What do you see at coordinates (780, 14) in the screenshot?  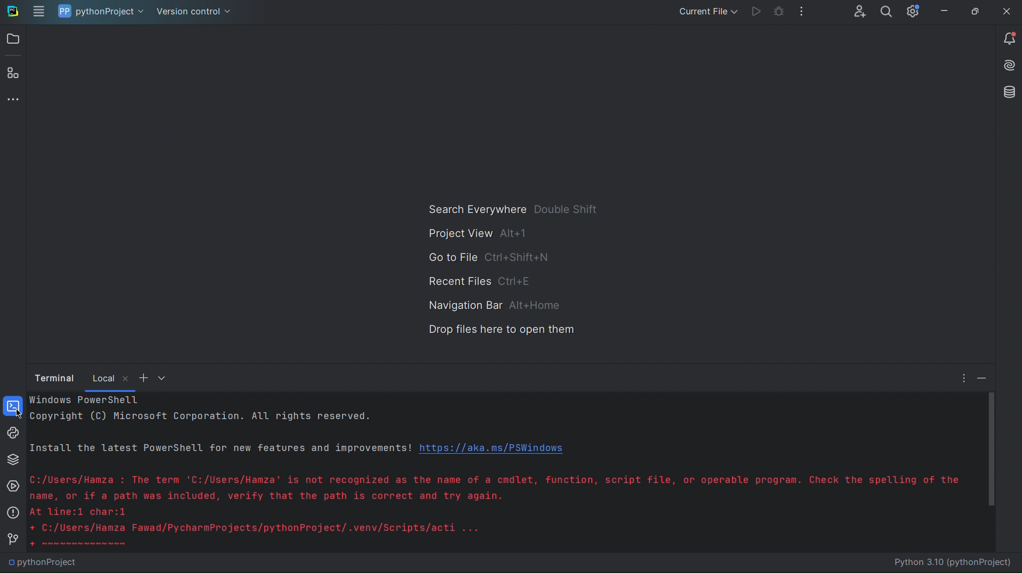 I see `Bug Check` at bounding box center [780, 14].